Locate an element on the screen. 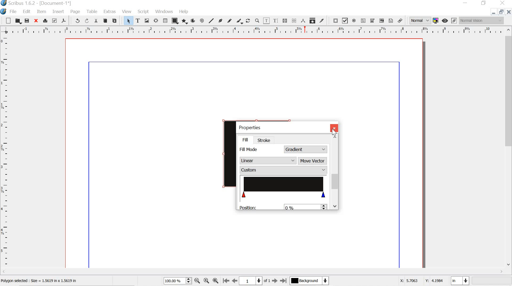  position  0% is located at coordinates (273, 207).